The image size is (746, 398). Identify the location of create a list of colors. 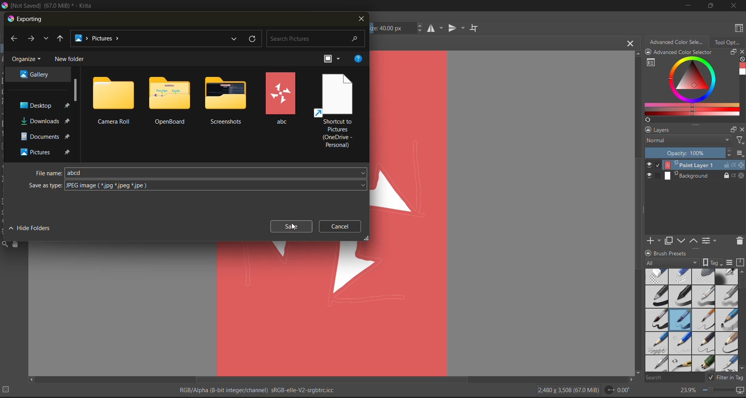
(648, 120).